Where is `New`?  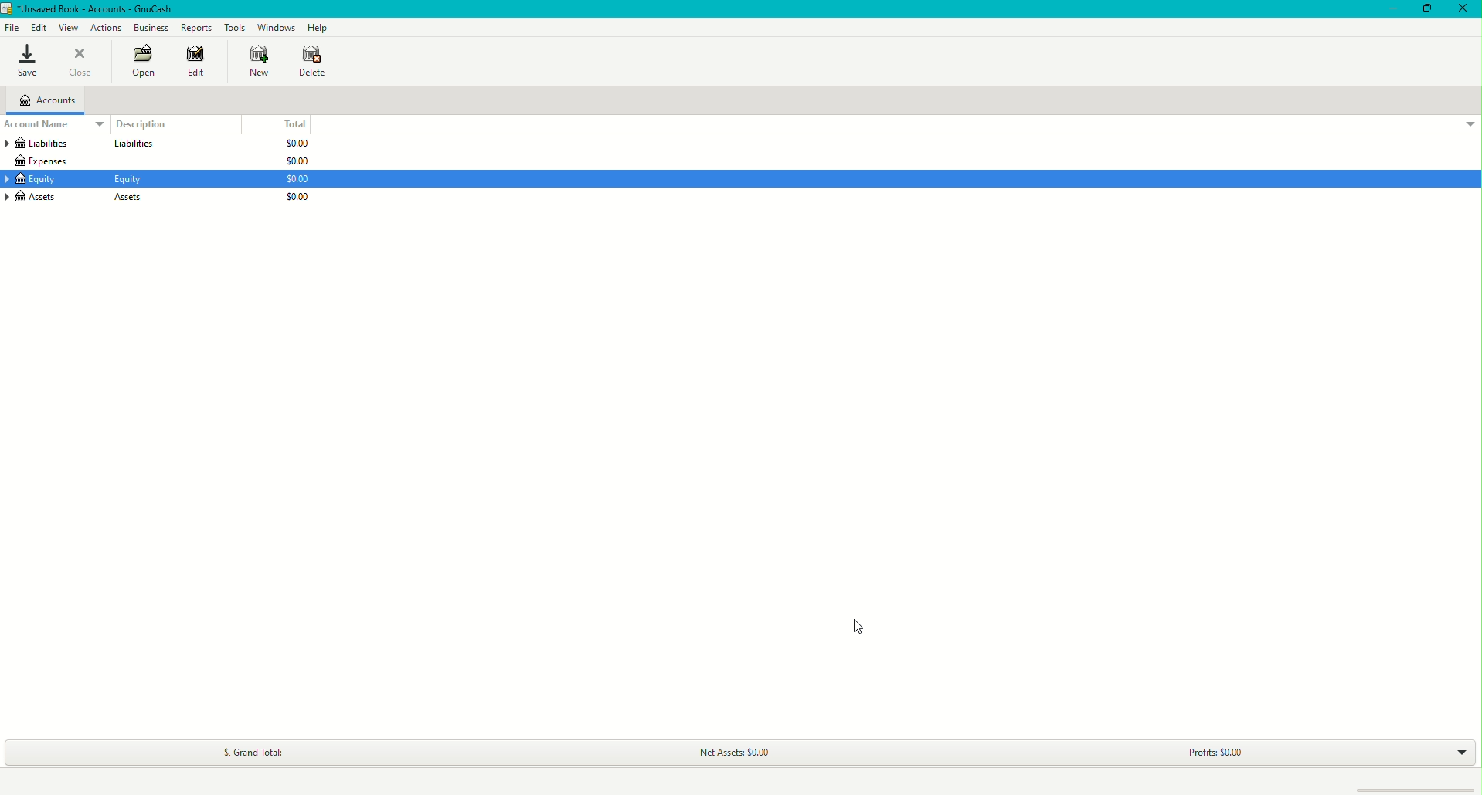
New is located at coordinates (256, 62).